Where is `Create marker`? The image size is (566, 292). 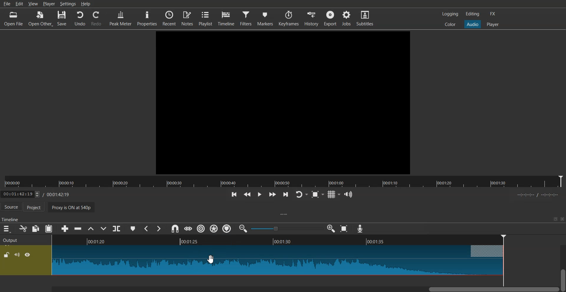 Create marker is located at coordinates (133, 227).